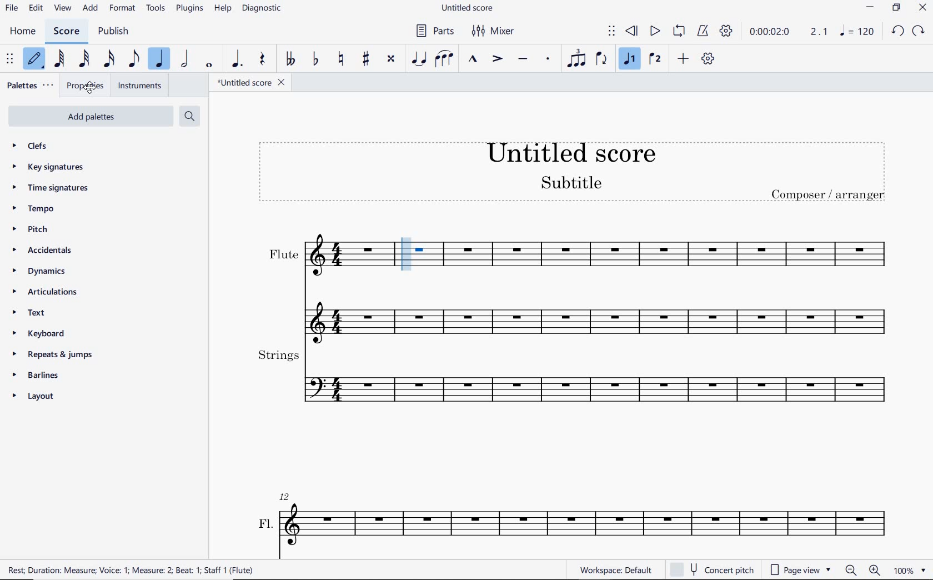 Image resolution: width=933 pixels, height=580 pixels. What do you see at coordinates (11, 59) in the screenshot?
I see `SELECT TO MOVE` at bounding box center [11, 59].